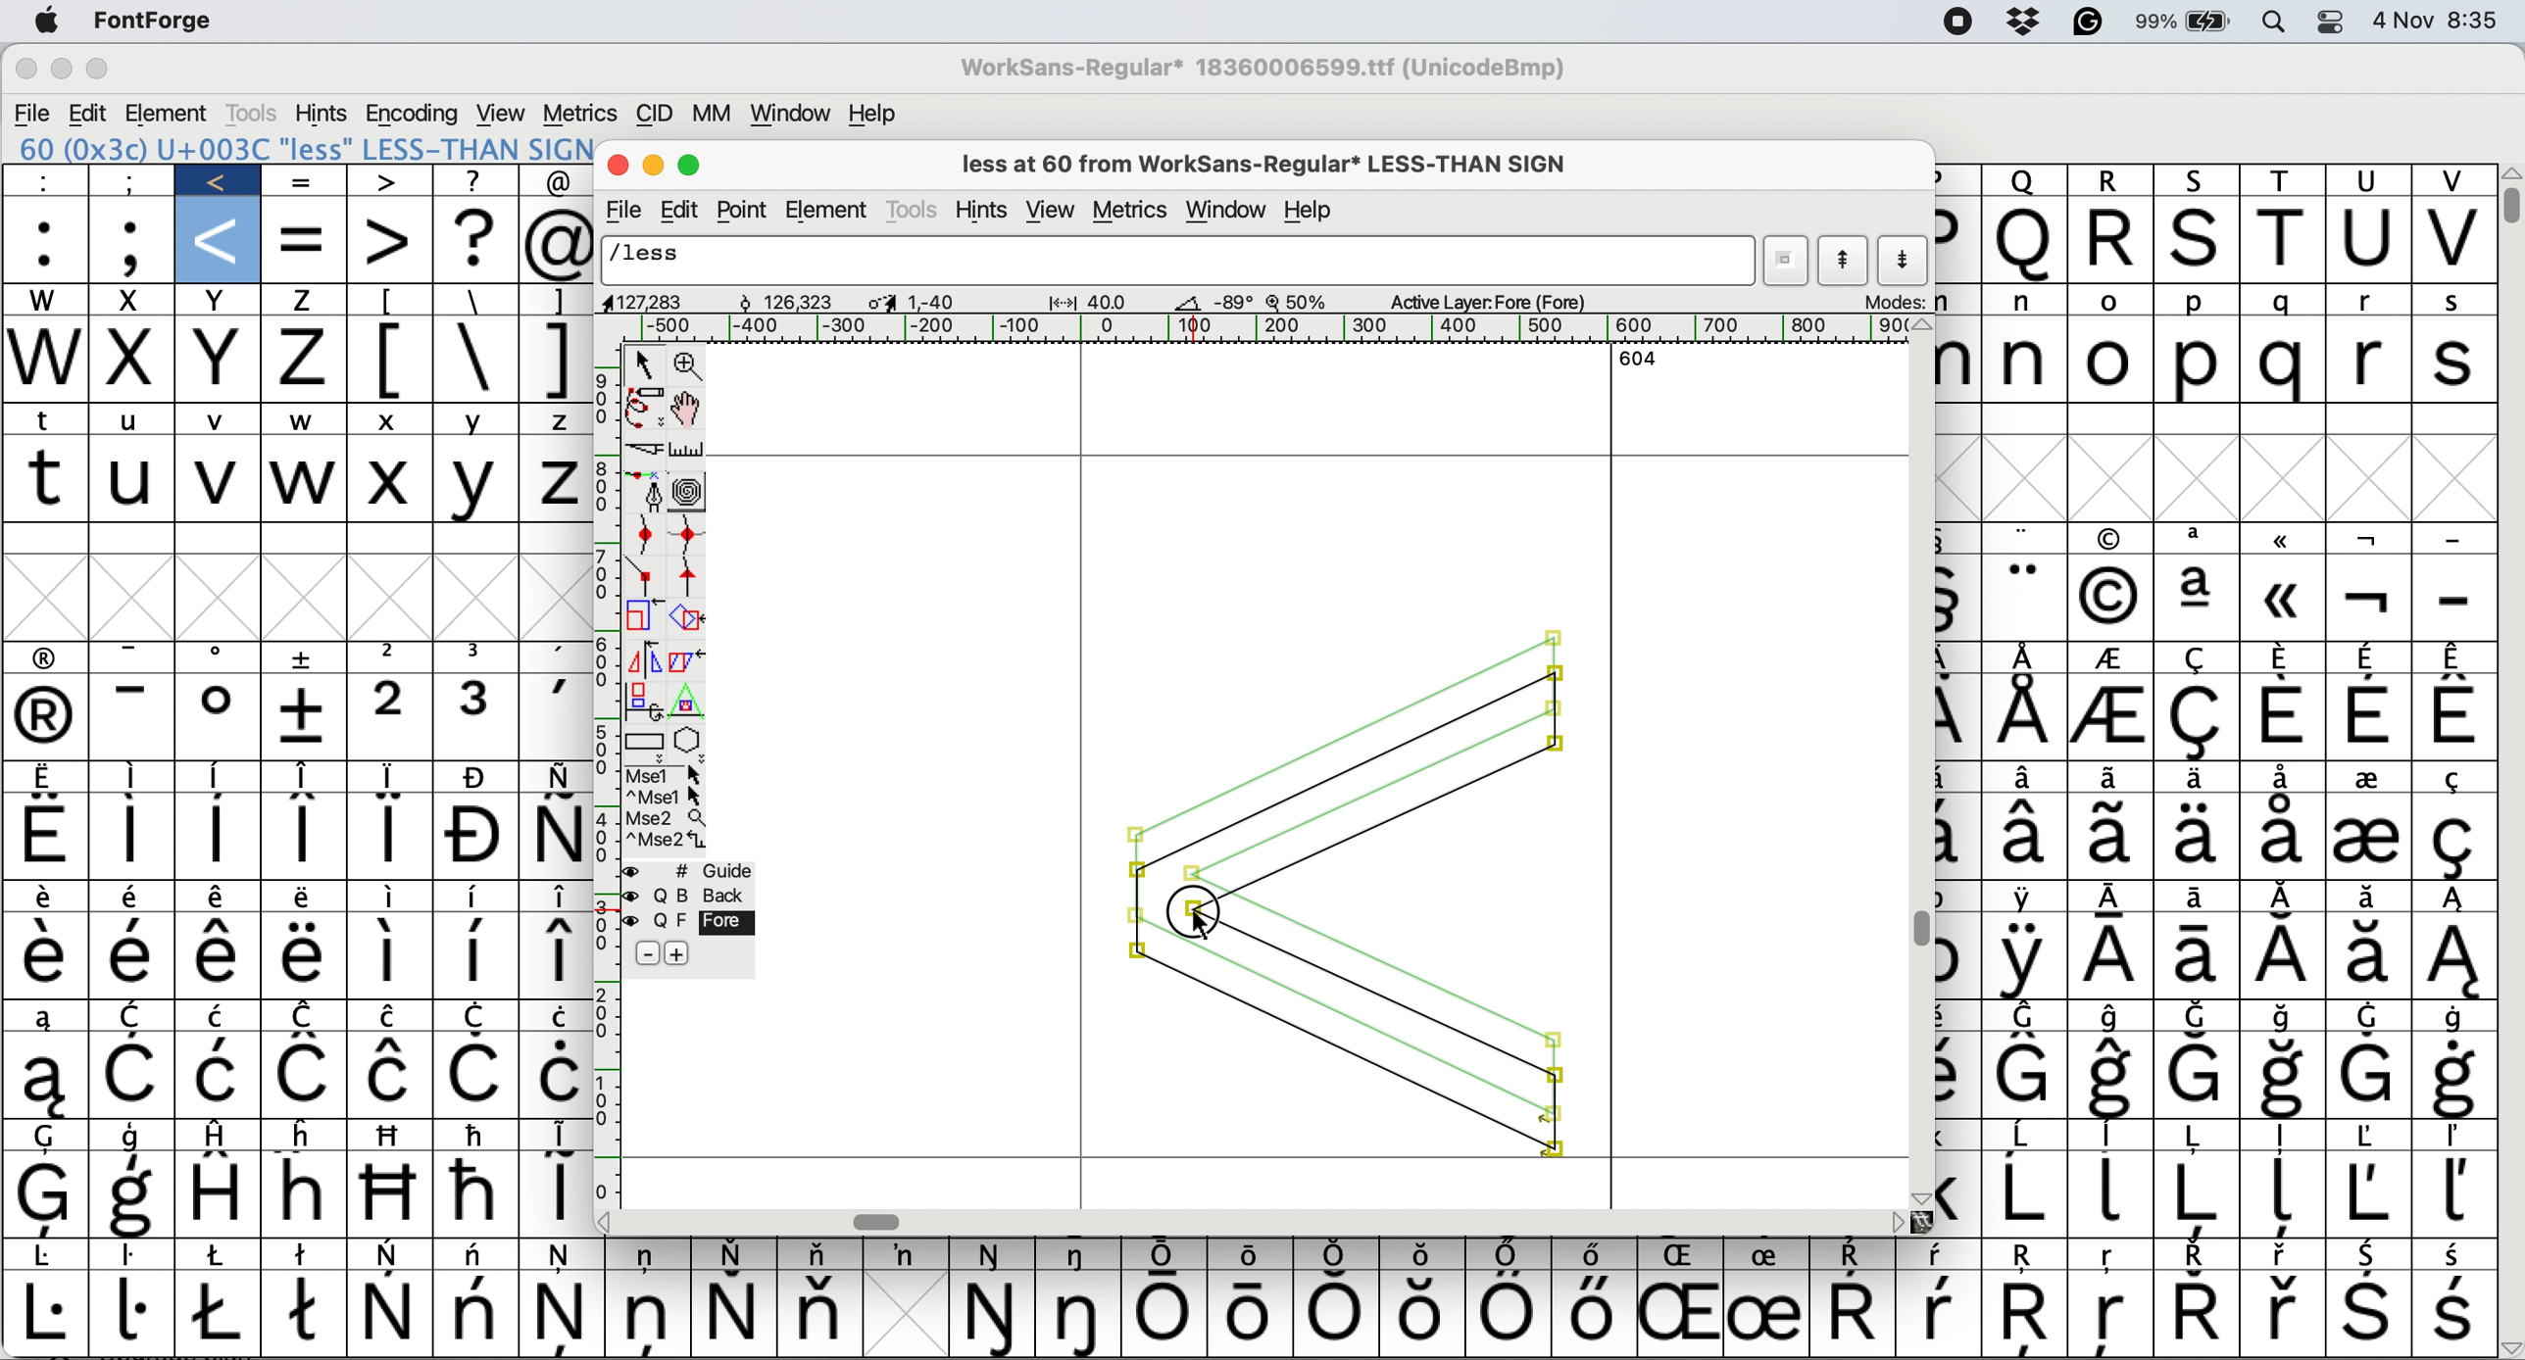  Describe the element at coordinates (49, 1313) in the screenshot. I see `Symbol` at that location.